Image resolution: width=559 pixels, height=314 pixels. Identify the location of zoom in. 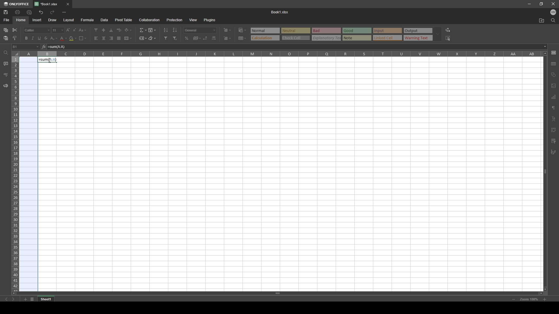
(544, 299).